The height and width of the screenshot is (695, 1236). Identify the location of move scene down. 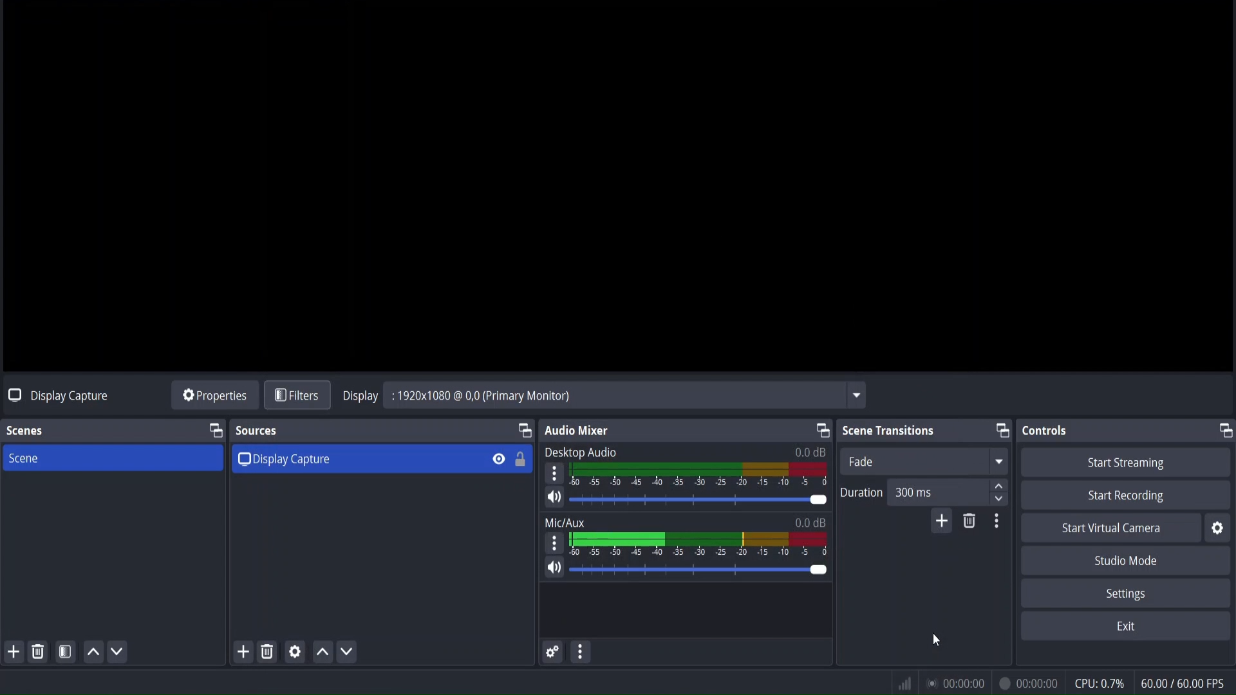
(118, 653).